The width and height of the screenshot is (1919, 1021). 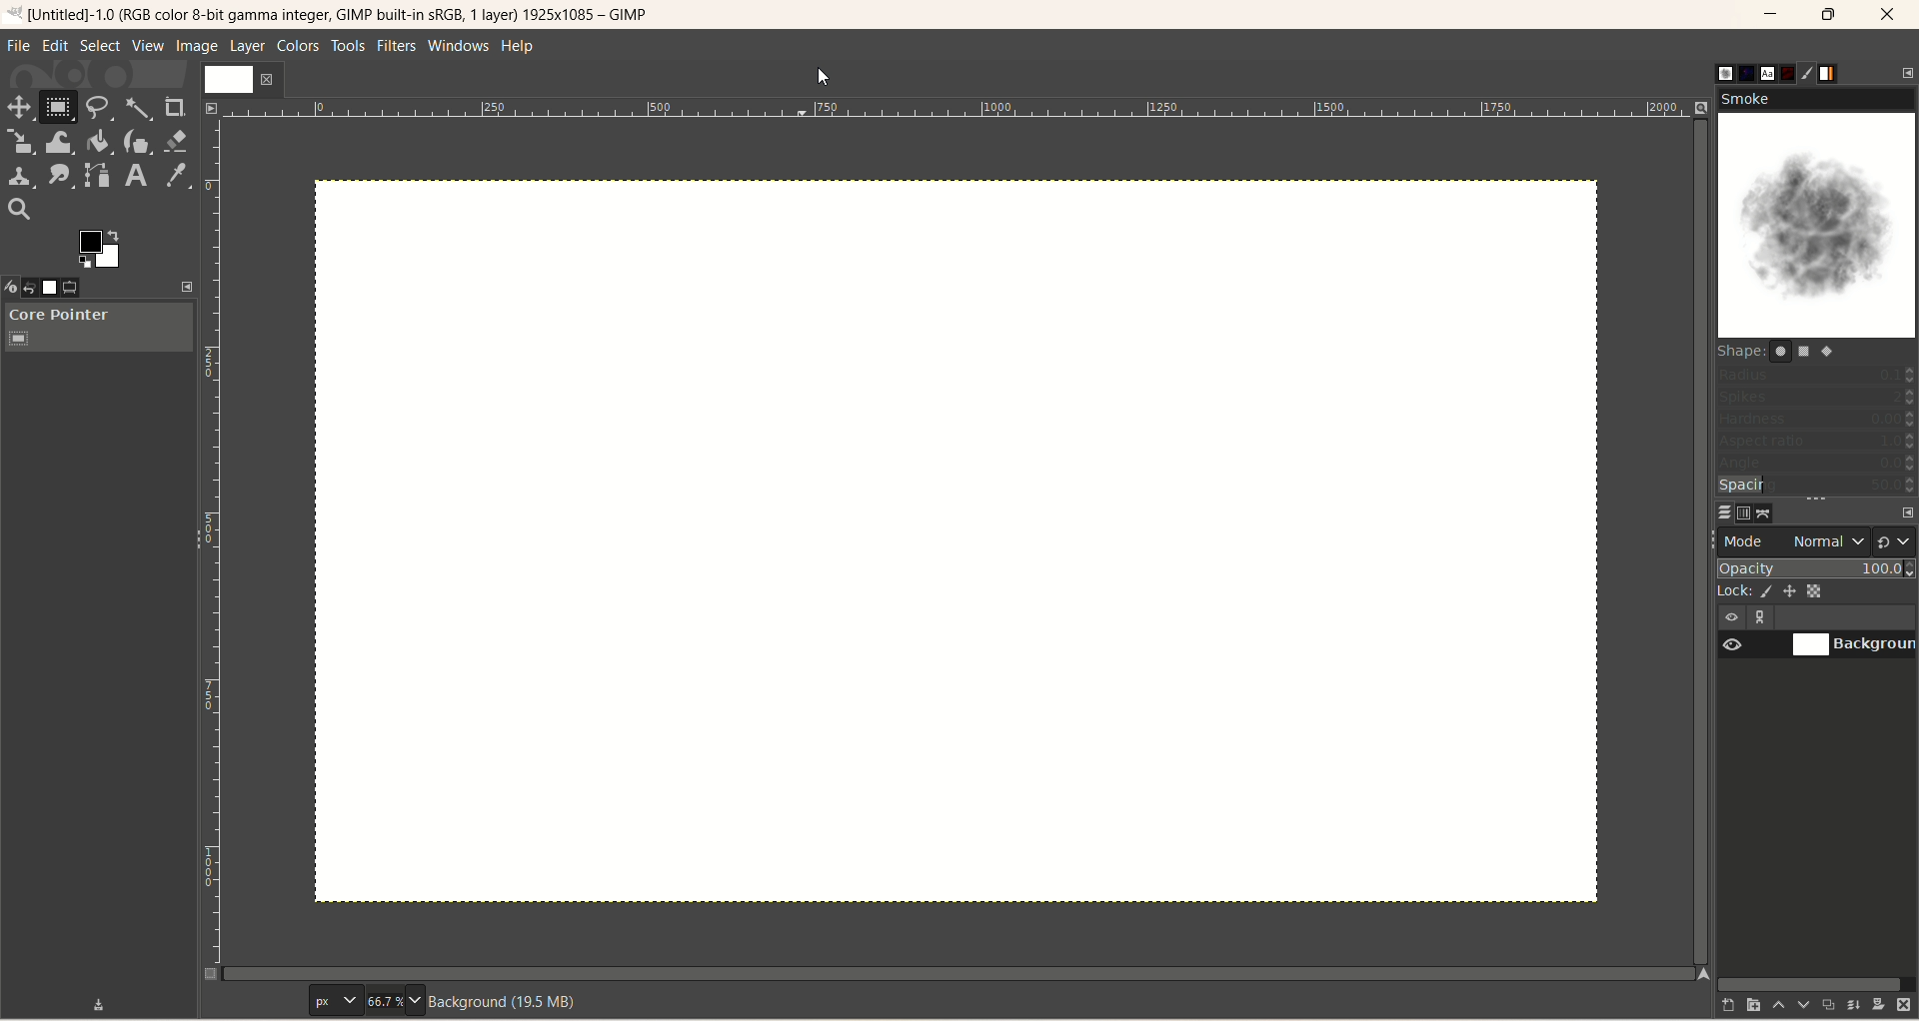 I want to click on path, so click(x=1765, y=512).